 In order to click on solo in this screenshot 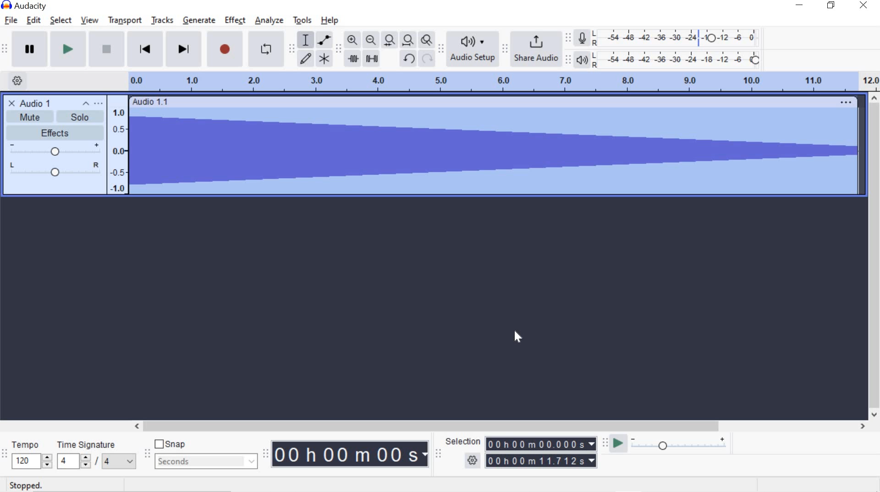, I will do `click(82, 117)`.